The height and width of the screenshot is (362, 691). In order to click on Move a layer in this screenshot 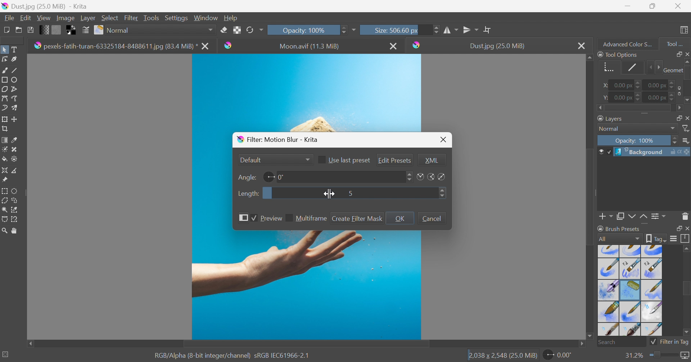, I will do `click(16, 119)`.